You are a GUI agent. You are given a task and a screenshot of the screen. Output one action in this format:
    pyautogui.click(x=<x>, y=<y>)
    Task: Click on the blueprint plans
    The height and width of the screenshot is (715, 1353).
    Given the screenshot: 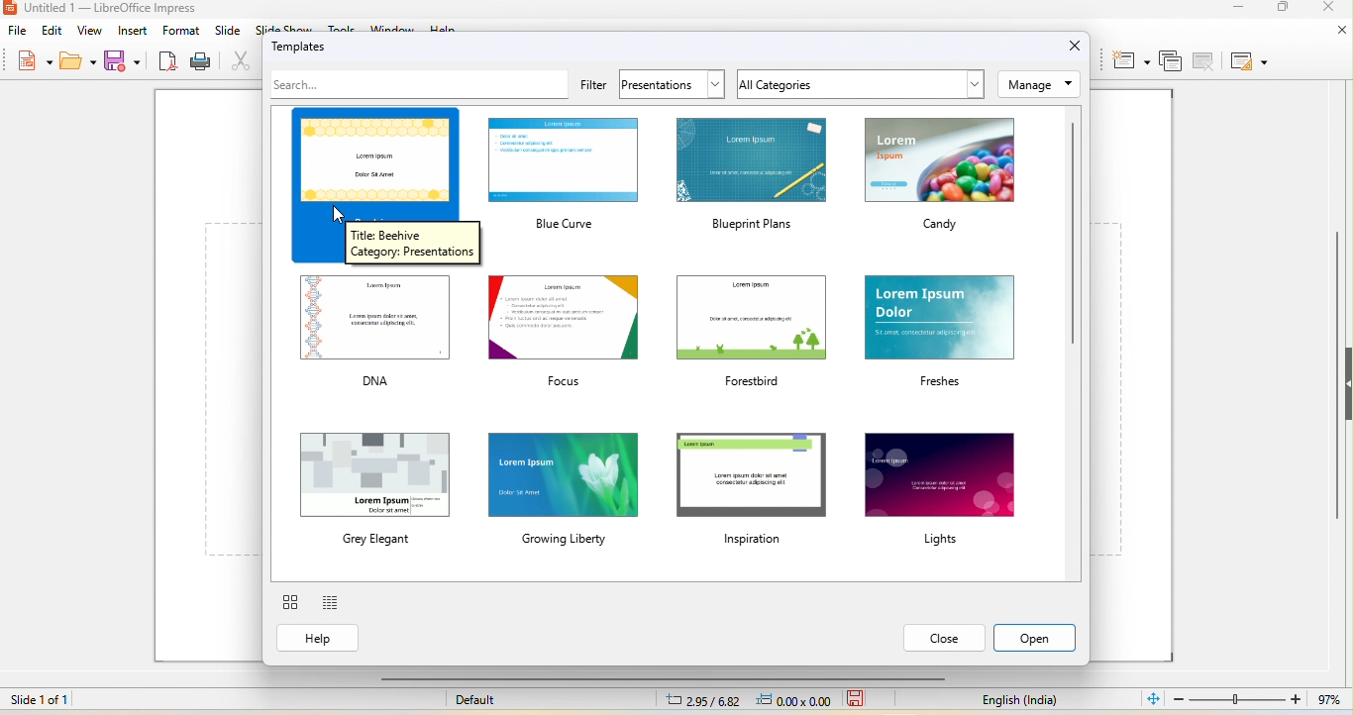 What is the action you would take?
    pyautogui.click(x=752, y=177)
    